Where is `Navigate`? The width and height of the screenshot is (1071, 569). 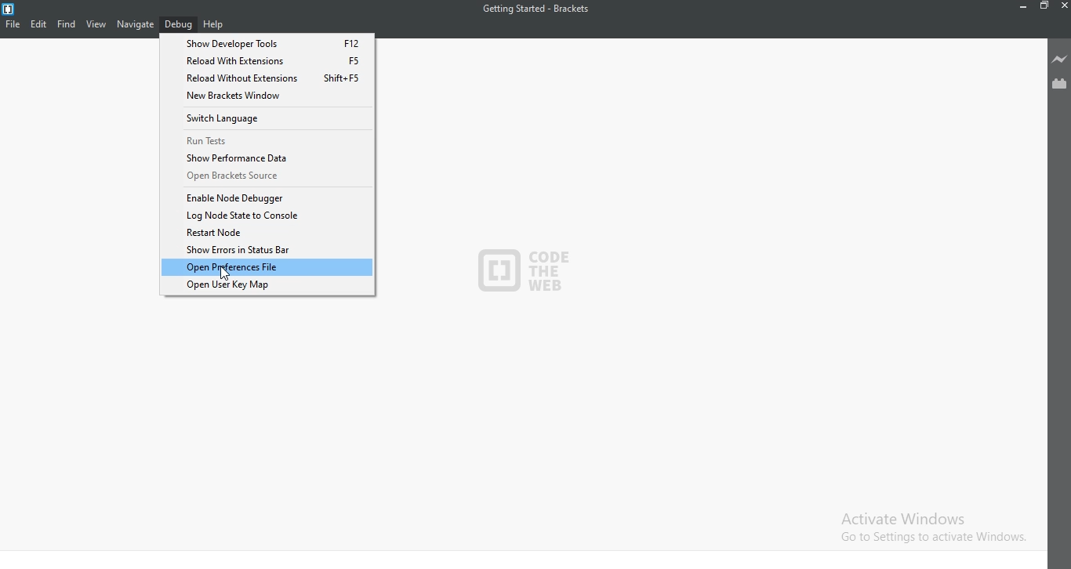 Navigate is located at coordinates (136, 24).